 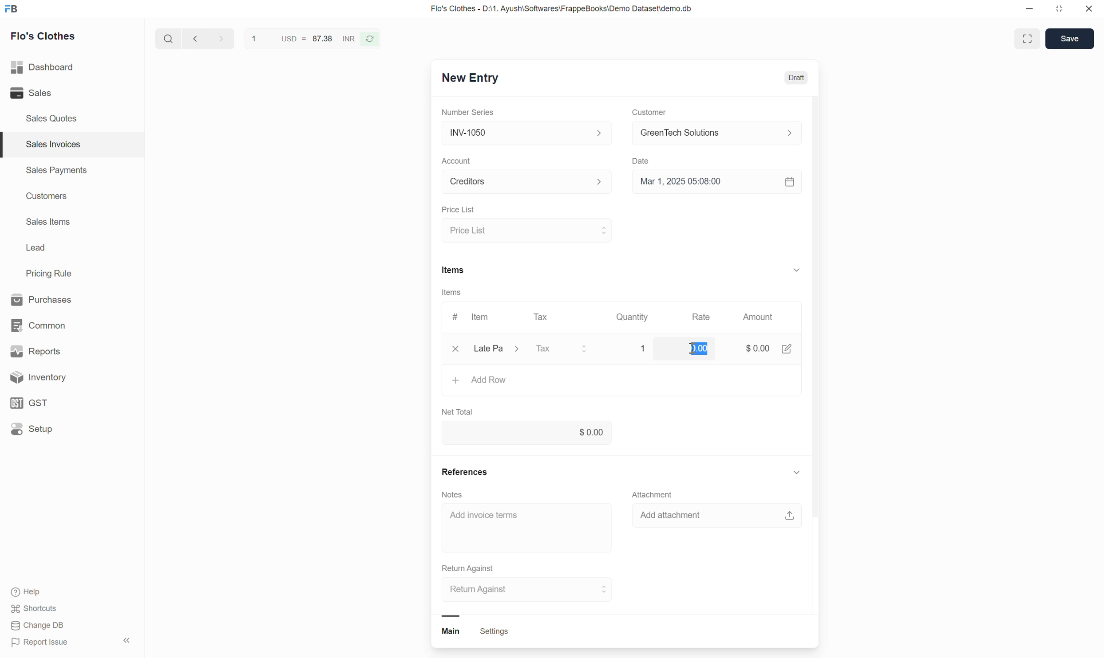 What do you see at coordinates (62, 402) in the screenshot?
I see `GST ` at bounding box center [62, 402].